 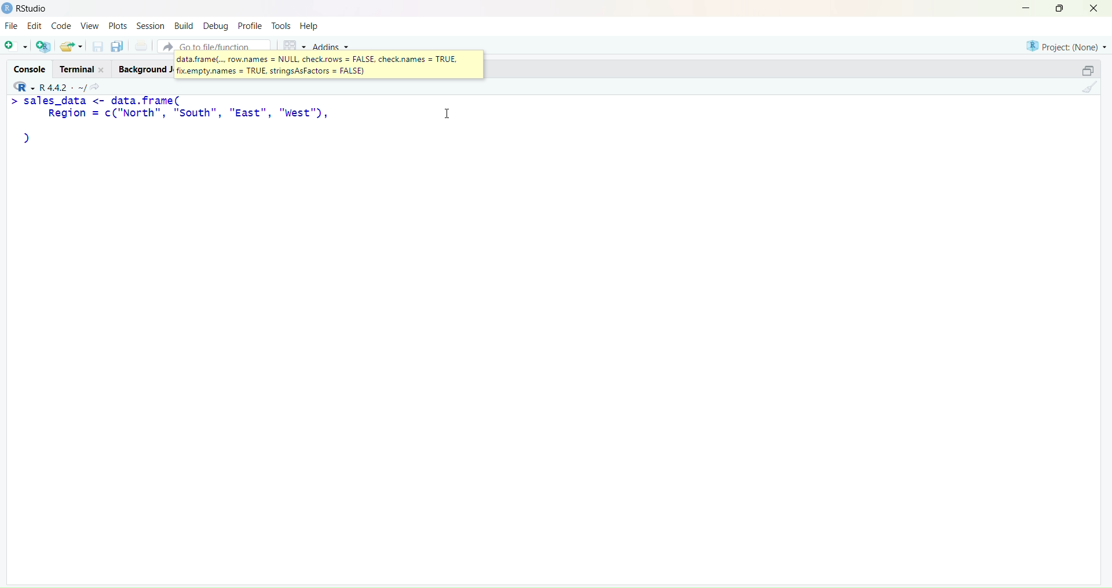 What do you see at coordinates (329, 65) in the screenshot?
I see `data.frame(... row.names = NULL check.rows = FALSE, check.names = TRUE.colic = THE shkinaAatons. = FALSE` at bounding box center [329, 65].